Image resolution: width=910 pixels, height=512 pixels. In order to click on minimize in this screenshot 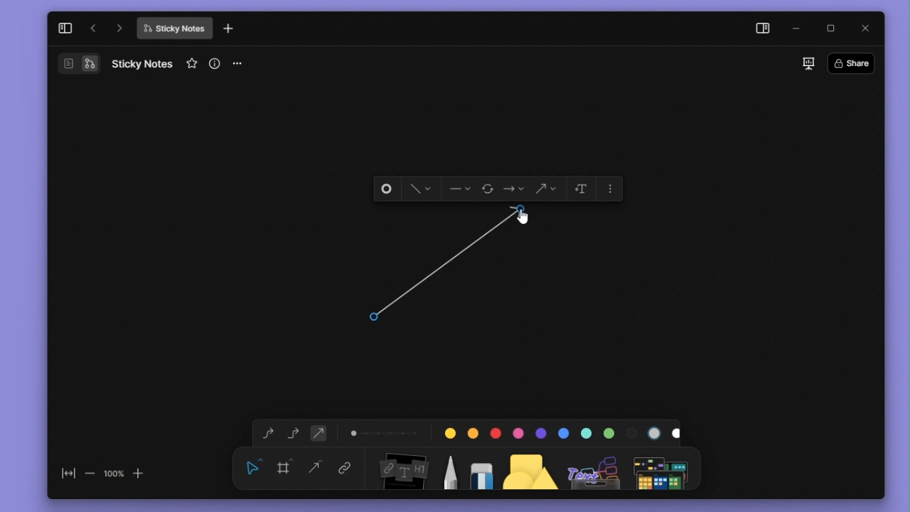, I will do `click(800, 29)`.